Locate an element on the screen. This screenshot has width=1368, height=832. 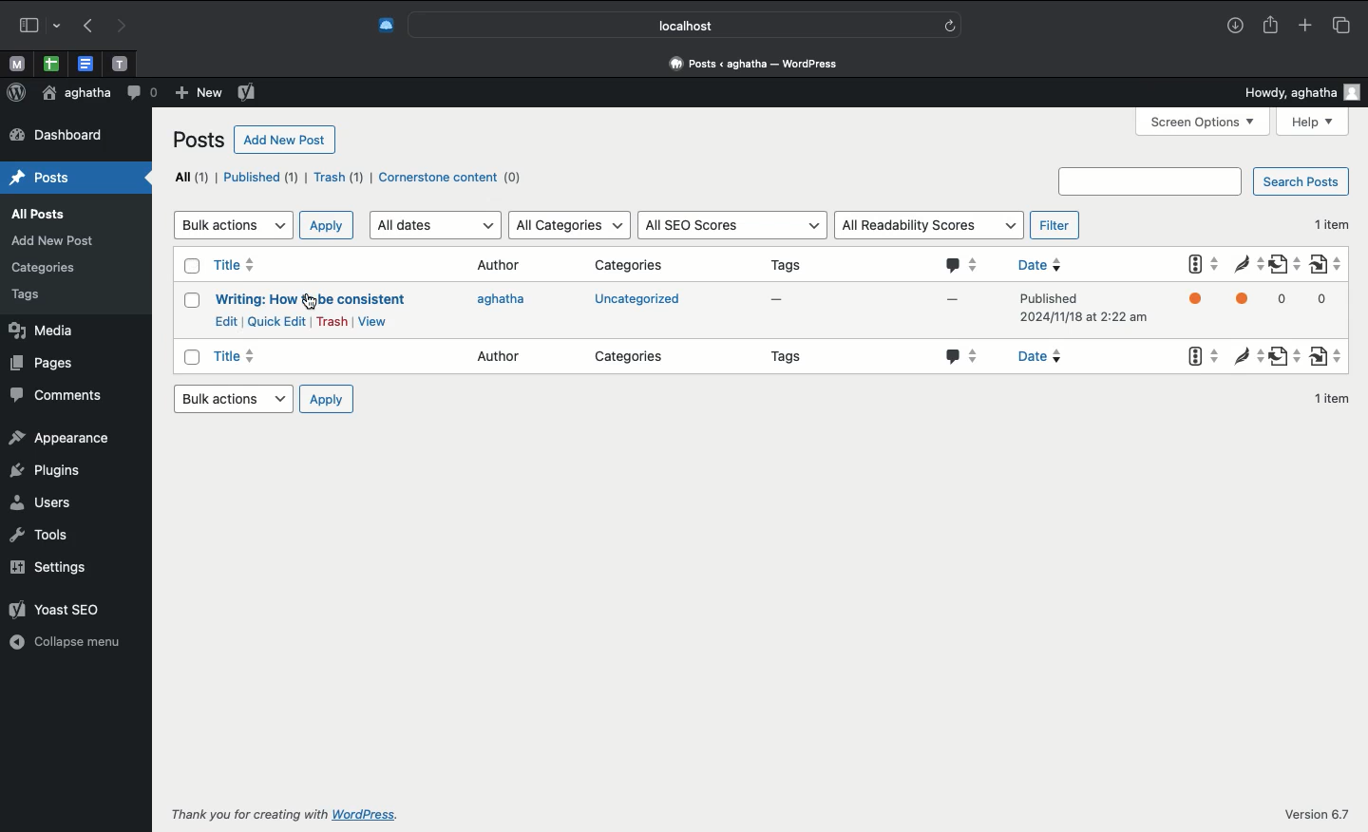
Internal links is located at coordinates (1332, 263).